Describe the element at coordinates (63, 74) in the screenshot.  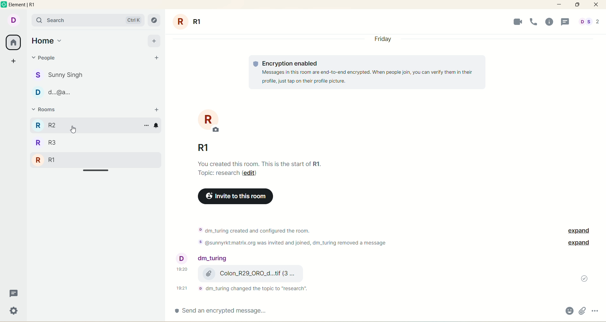
I see `people` at that location.